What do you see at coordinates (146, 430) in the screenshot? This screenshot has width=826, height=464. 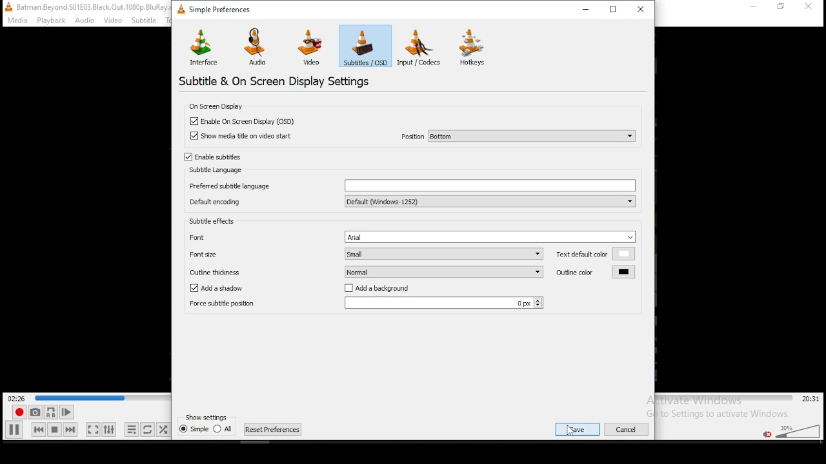 I see `click to select between loop all, loop one, and no loop` at bounding box center [146, 430].